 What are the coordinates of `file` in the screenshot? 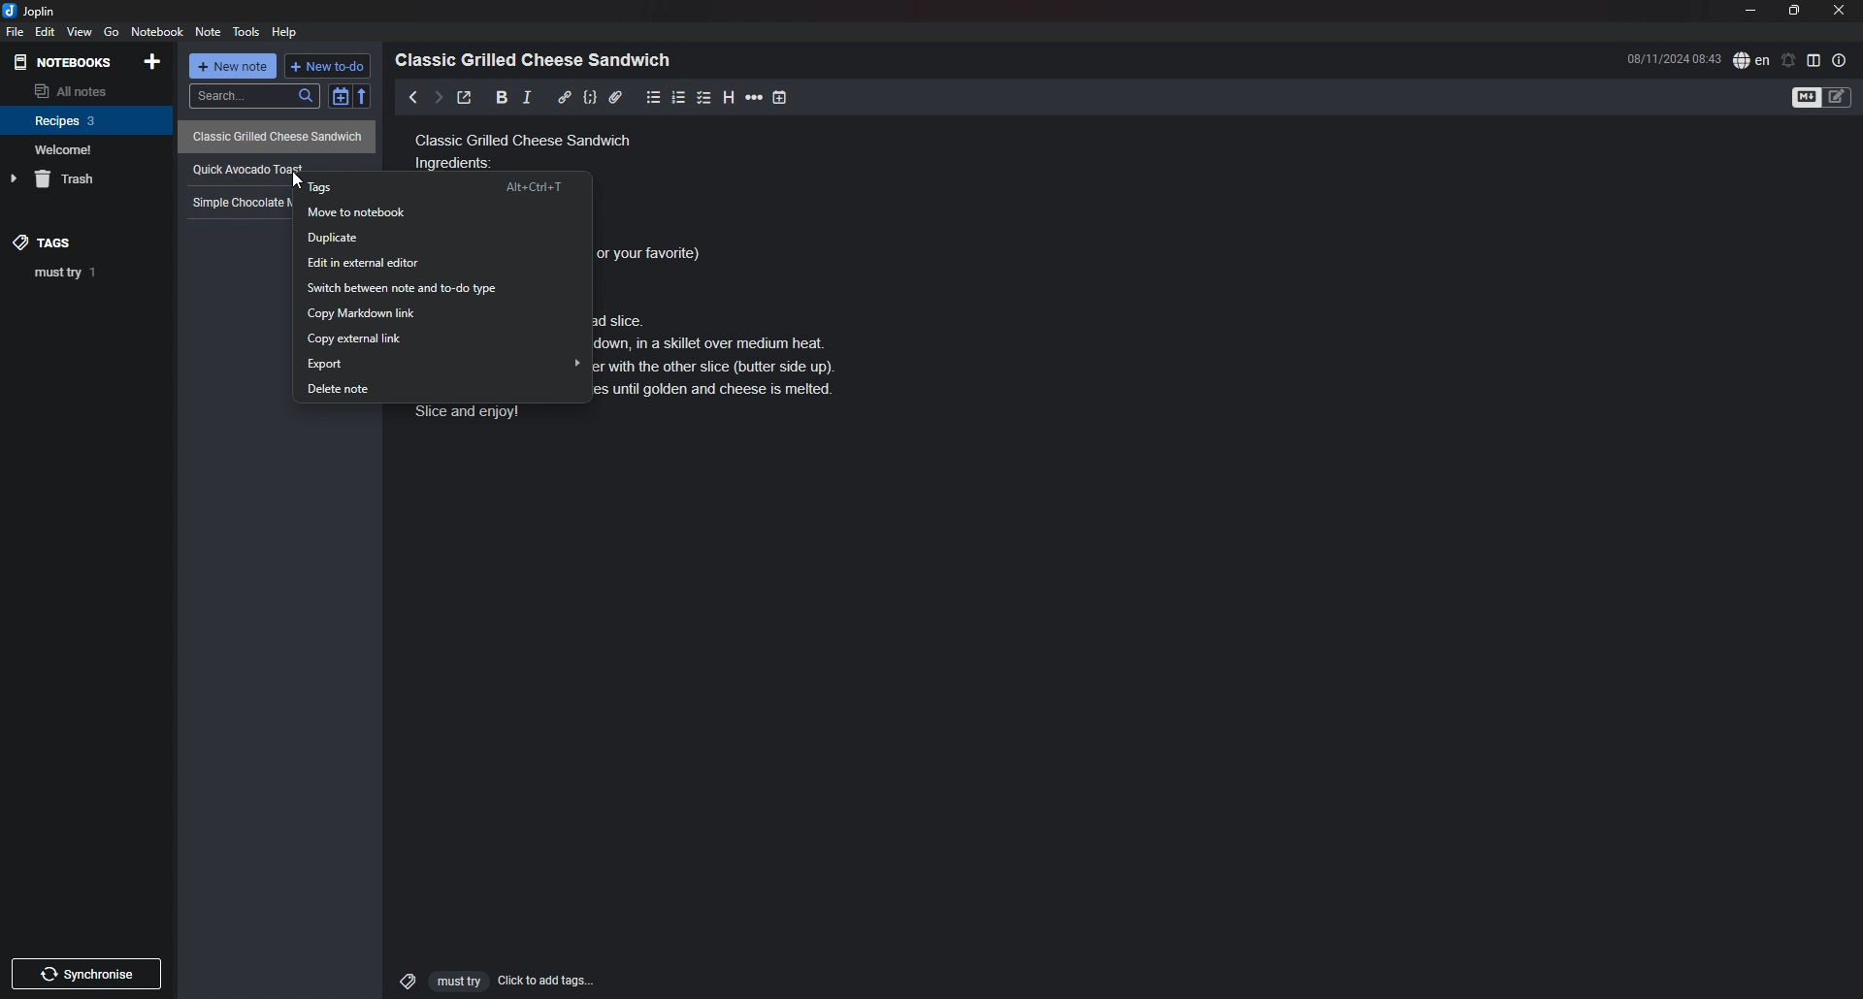 It's located at (14, 33).